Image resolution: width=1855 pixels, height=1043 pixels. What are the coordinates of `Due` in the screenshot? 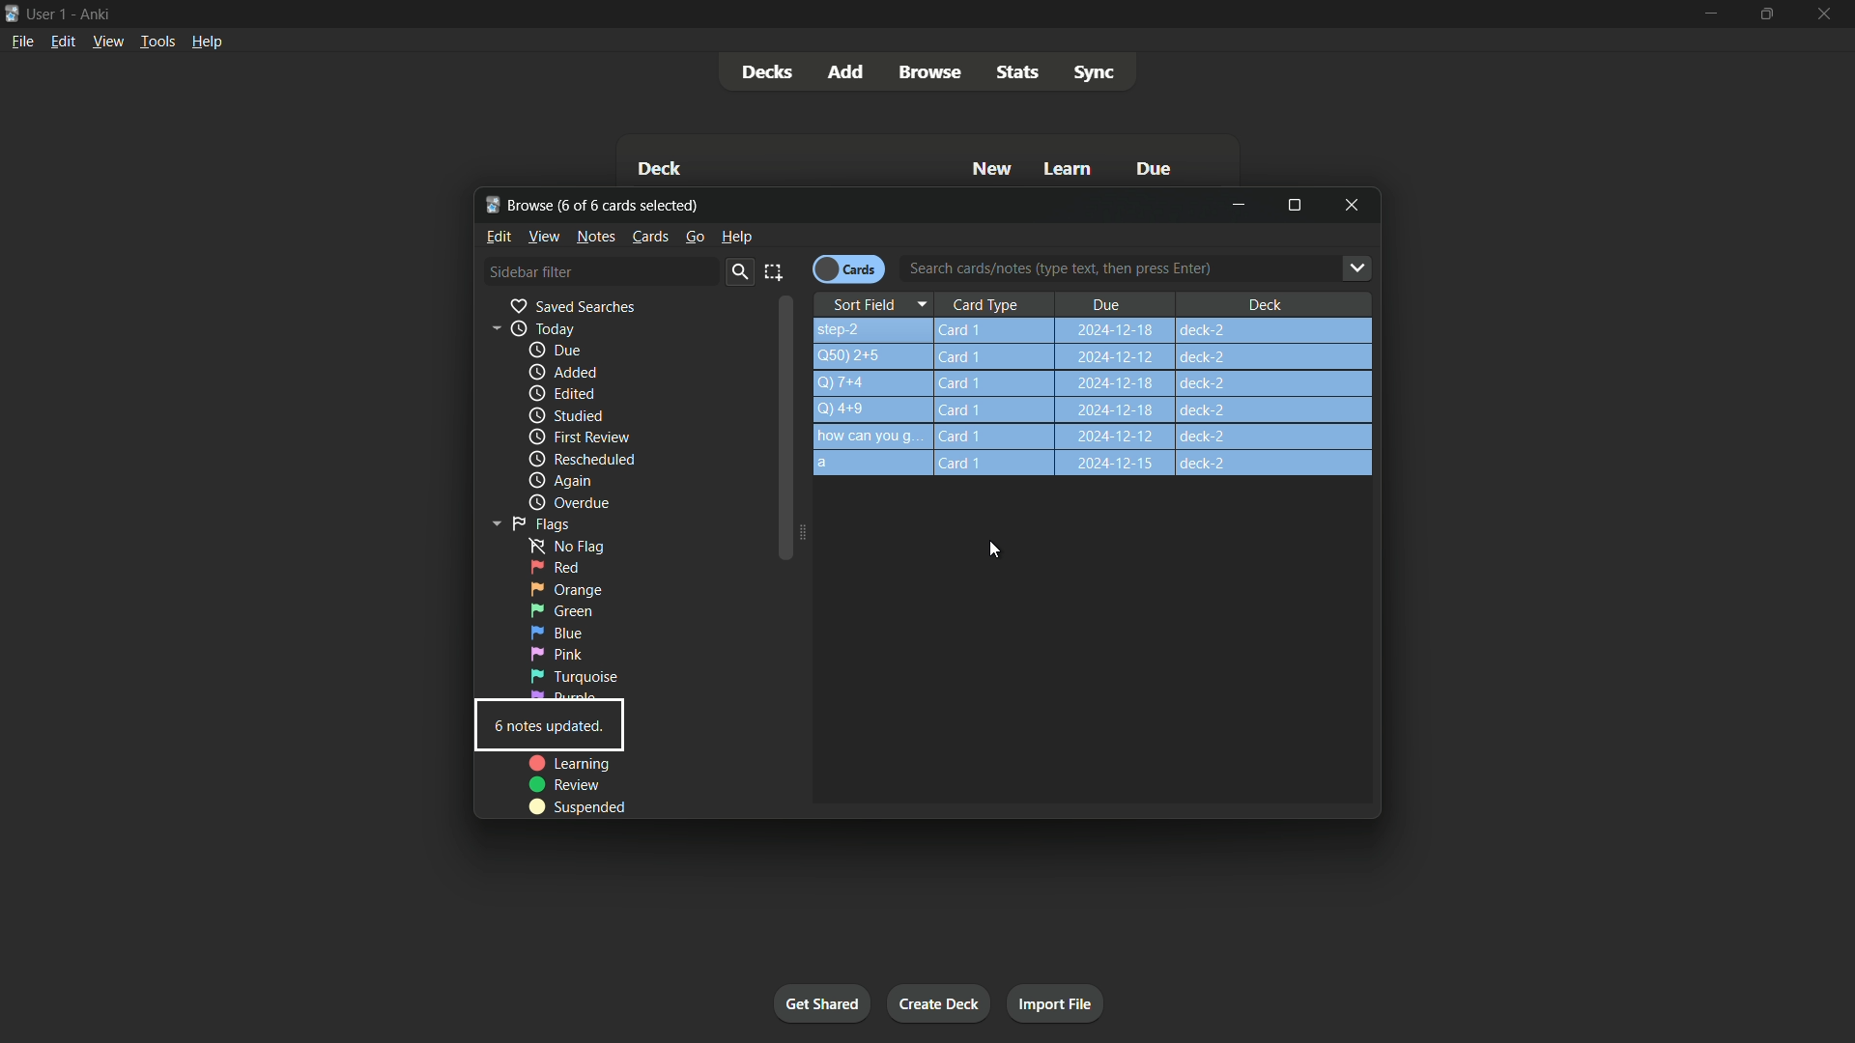 It's located at (1151, 168).